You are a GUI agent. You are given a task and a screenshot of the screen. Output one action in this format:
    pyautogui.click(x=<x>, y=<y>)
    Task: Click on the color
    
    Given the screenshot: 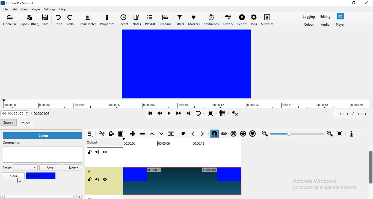 What is the action you would take?
    pyautogui.click(x=43, y=135)
    